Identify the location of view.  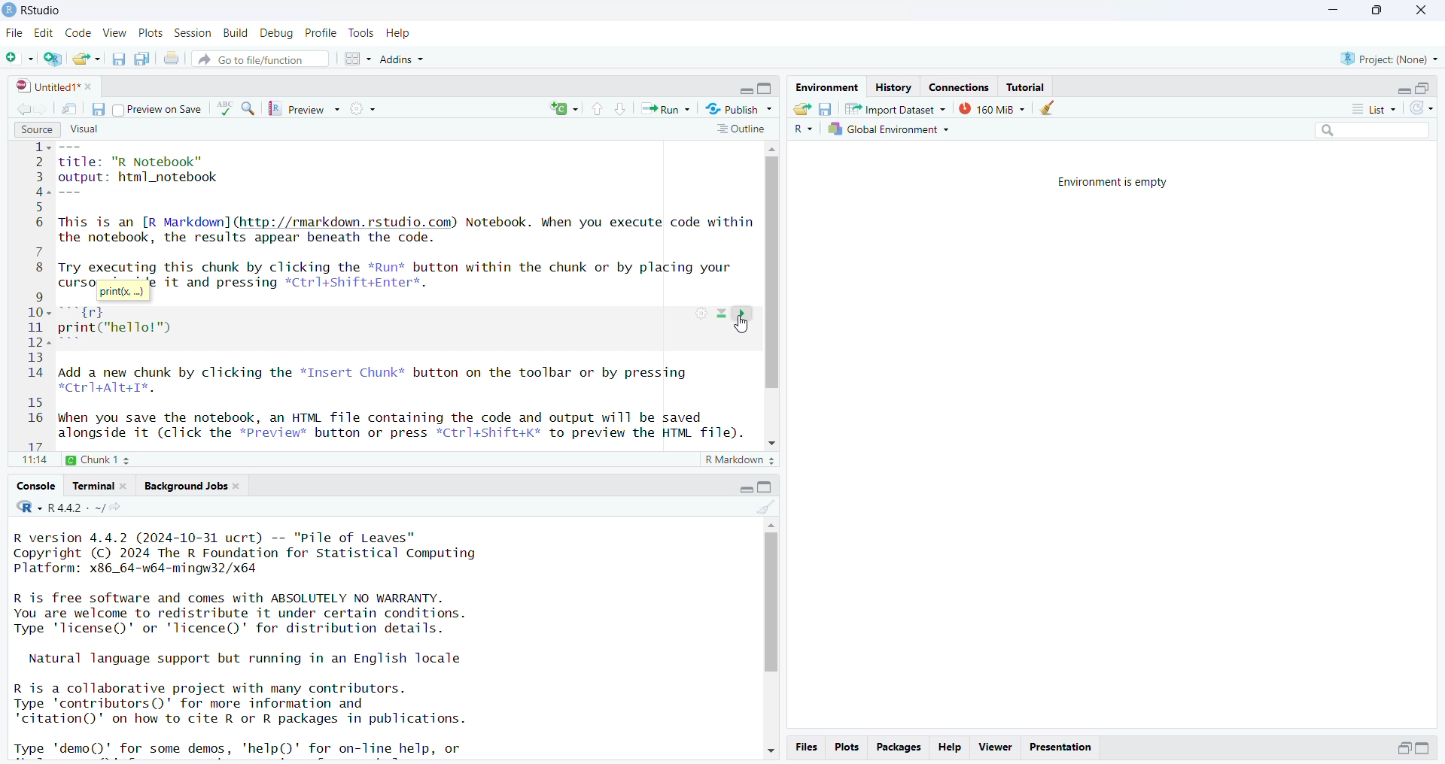
(115, 33).